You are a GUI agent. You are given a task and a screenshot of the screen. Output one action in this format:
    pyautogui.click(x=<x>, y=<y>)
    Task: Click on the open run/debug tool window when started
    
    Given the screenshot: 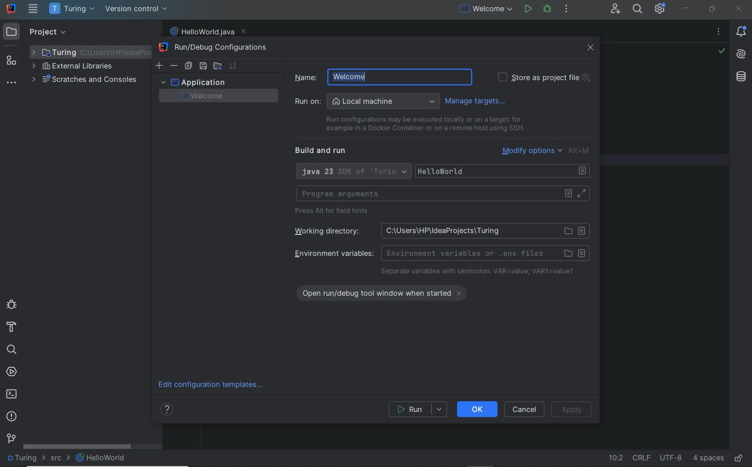 What is the action you would take?
    pyautogui.click(x=387, y=292)
    